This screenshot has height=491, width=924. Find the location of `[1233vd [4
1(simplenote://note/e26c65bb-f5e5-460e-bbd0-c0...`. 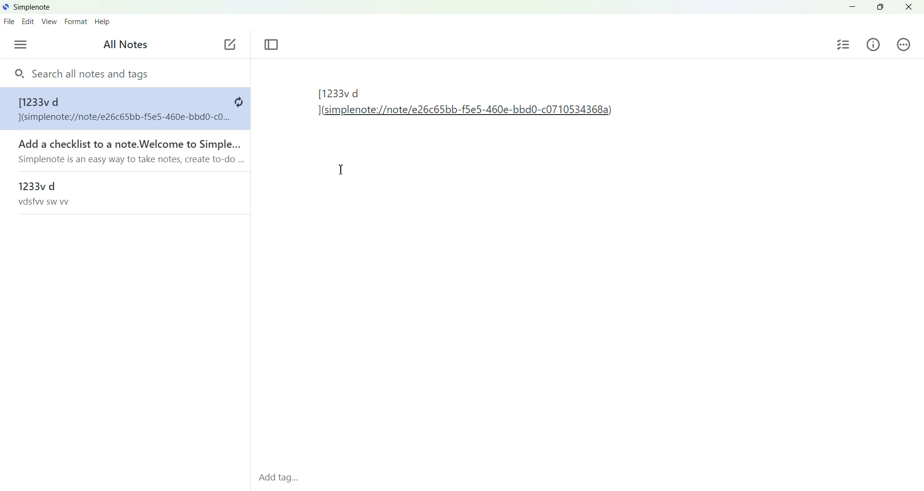

[1233vd [4
1(simplenote://note/e26c65bb-f5e5-460e-bbd0-c0... is located at coordinates (124, 109).